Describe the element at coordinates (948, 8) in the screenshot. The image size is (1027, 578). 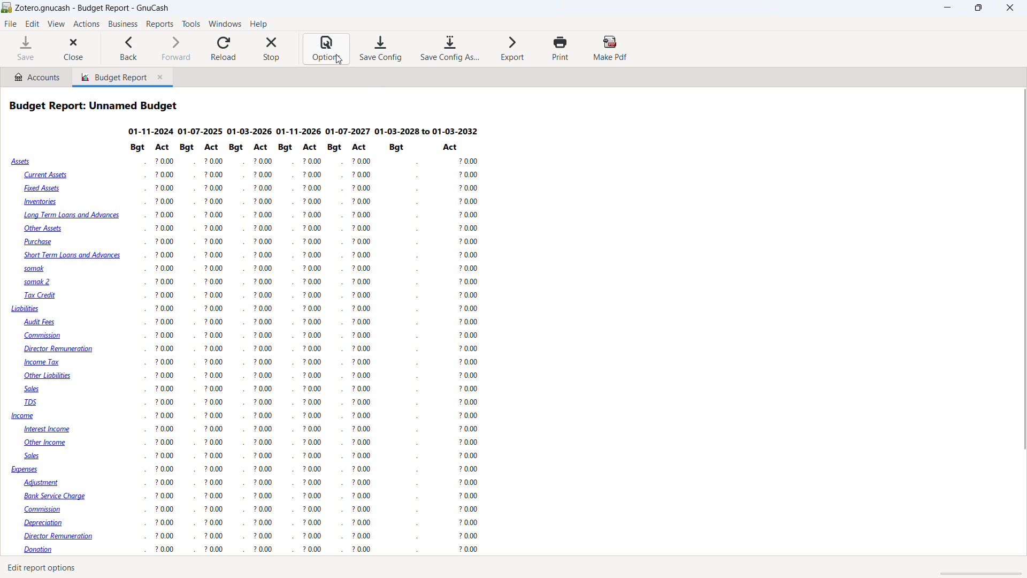
I see `minimize` at that location.